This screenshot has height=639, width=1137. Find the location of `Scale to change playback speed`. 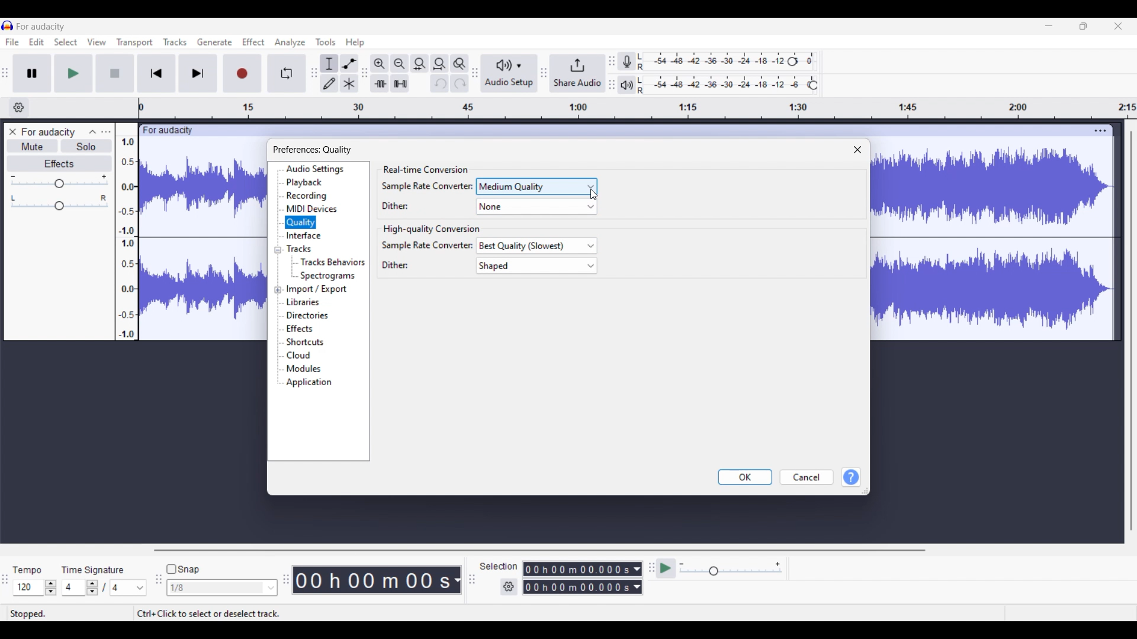

Scale to change playback speed is located at coordinates (731, 569).